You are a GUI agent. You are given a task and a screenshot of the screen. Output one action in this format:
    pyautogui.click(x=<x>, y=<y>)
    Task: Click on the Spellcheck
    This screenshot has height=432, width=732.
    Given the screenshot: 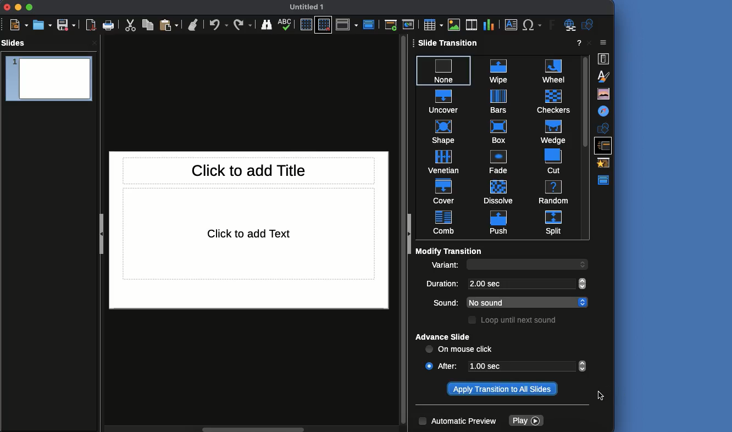 What is the action you would take?
    pyautogui.click(x=286, y=24)
    